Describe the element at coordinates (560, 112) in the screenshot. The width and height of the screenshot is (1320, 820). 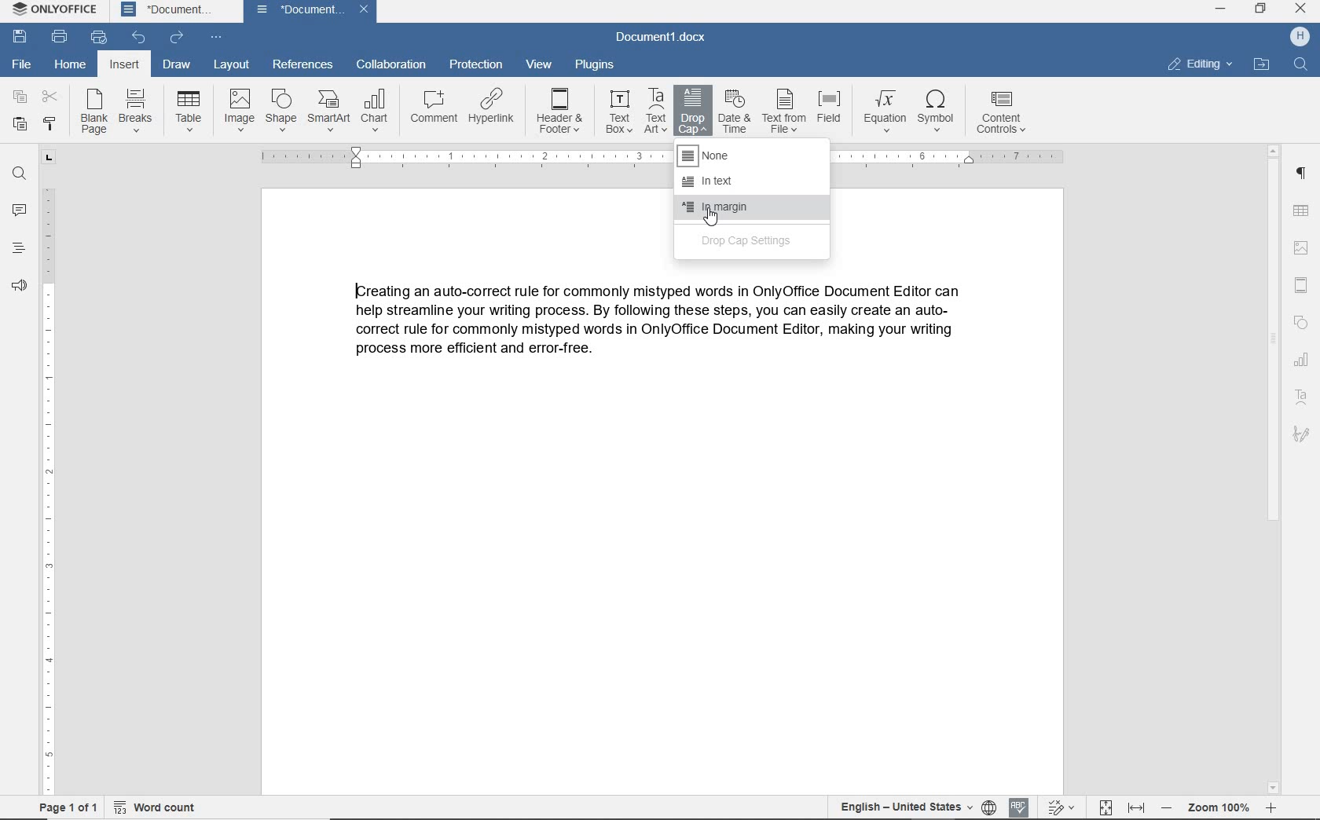
I see `header & footer` at that location.